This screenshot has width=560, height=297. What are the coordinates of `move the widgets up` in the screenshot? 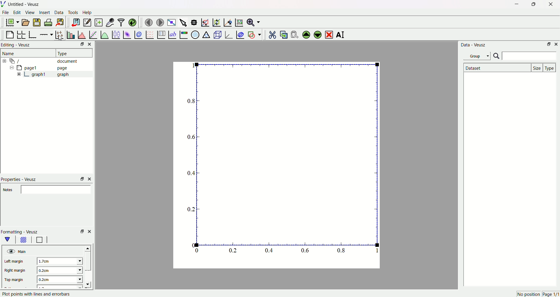 It's located at (306, 34).